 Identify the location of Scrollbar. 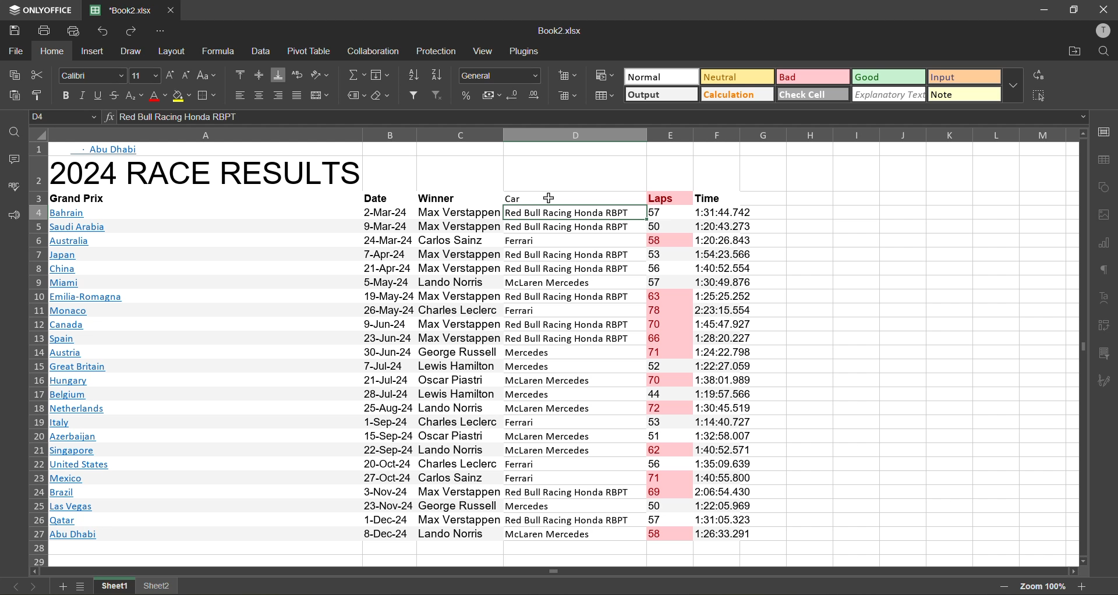
(443, 575).